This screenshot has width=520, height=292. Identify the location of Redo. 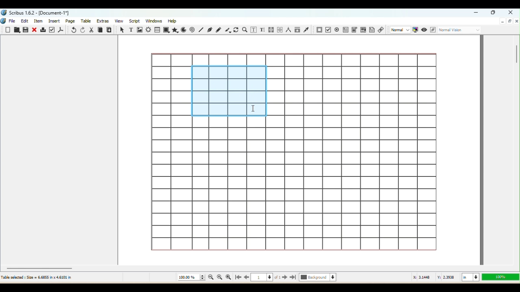
(82, 30).